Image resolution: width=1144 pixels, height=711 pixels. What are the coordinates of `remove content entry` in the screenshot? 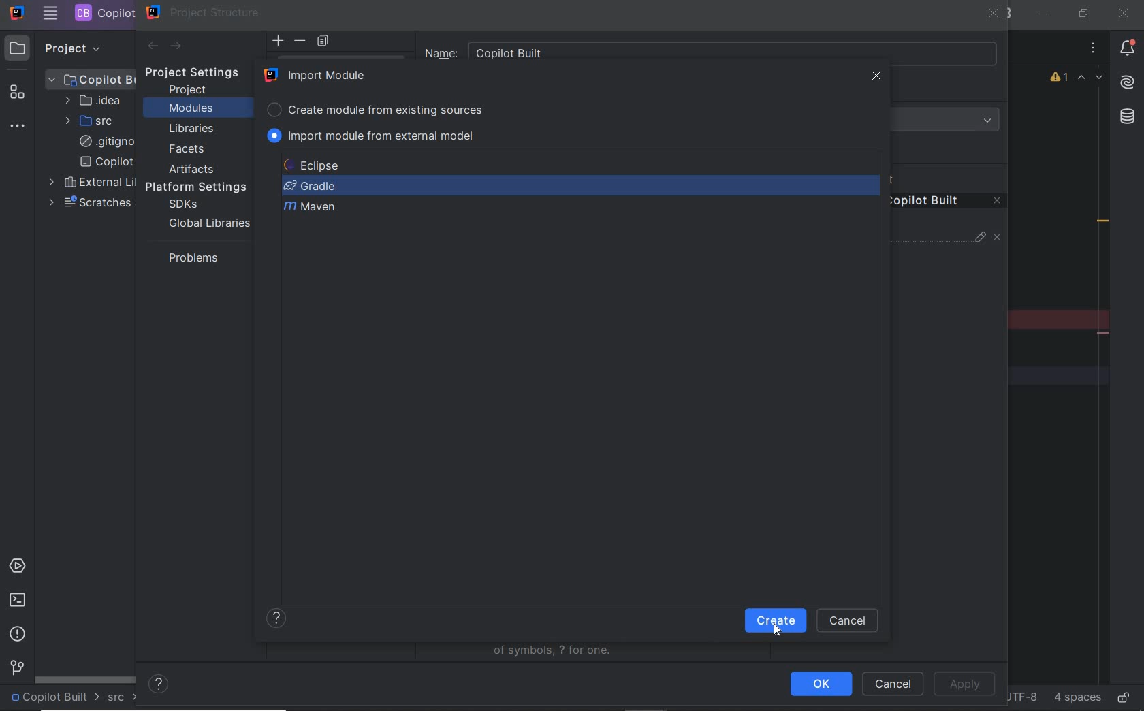 It's located at (948, 203).